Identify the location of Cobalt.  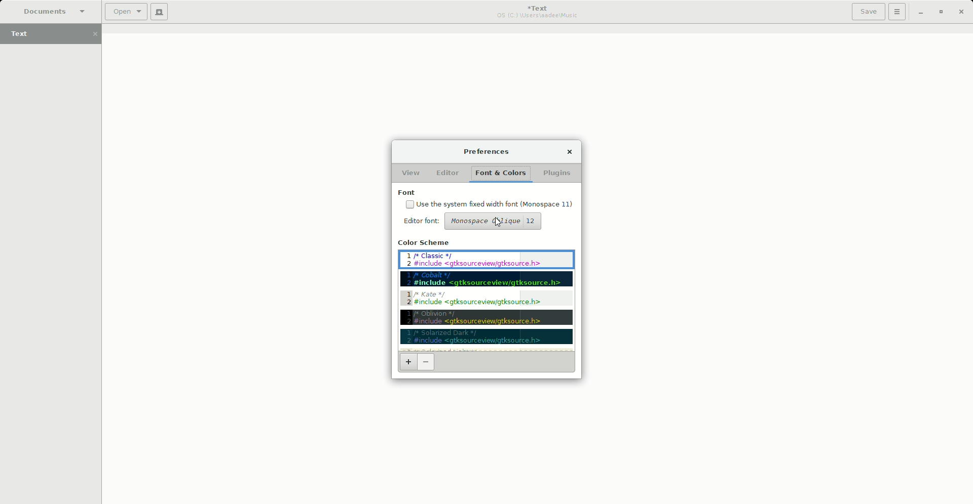
(488, 280).